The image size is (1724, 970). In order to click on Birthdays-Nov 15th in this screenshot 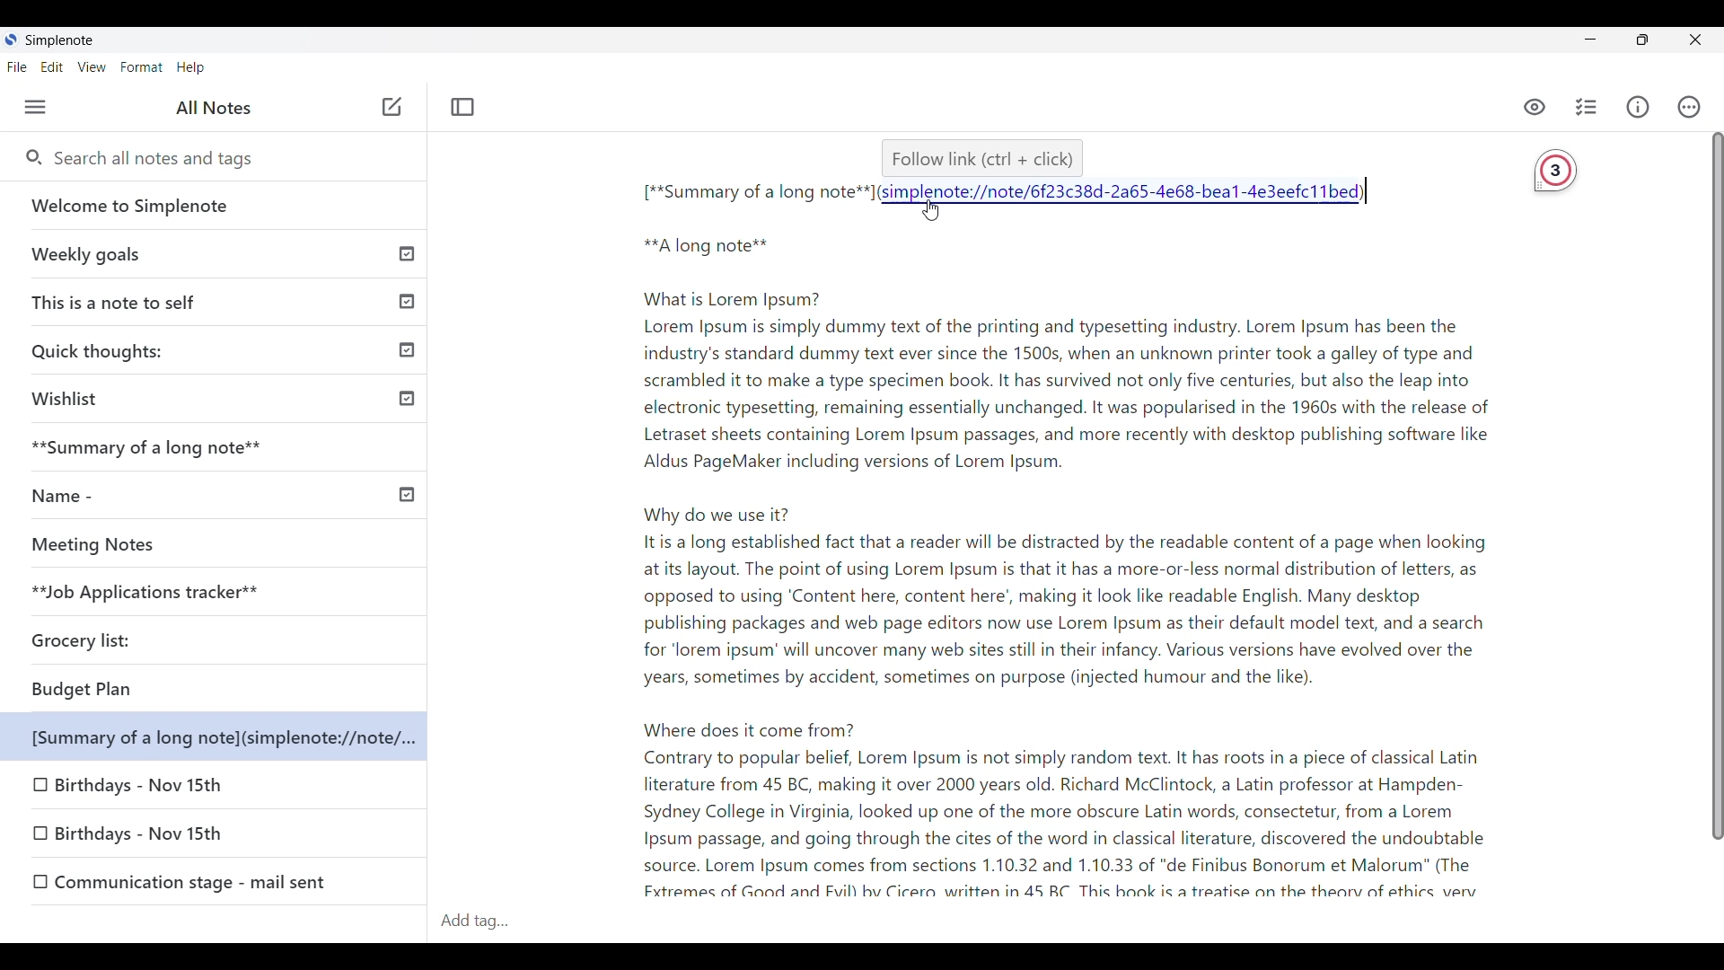, I will do `click(184, 838)`.